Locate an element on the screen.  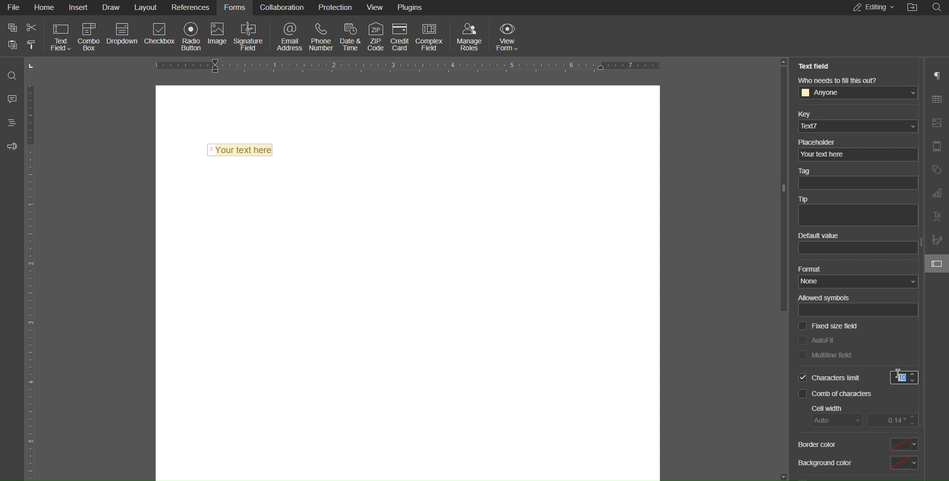
ZIP Code is located at coordinates (373, 34).